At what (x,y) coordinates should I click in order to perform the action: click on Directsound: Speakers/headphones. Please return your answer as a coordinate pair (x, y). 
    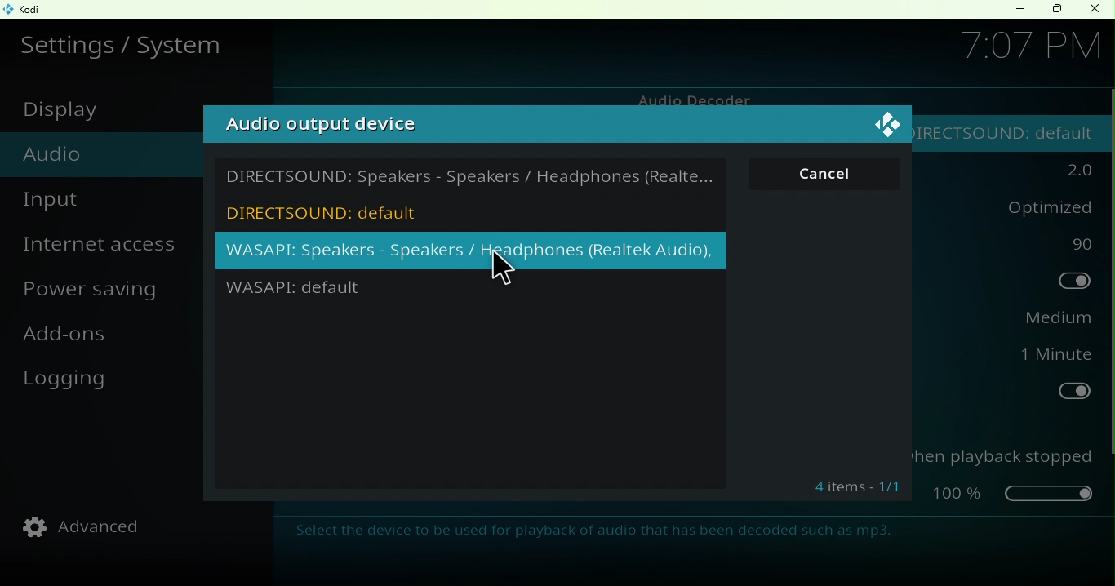
    Looking at the image, I should click on (470, 170).